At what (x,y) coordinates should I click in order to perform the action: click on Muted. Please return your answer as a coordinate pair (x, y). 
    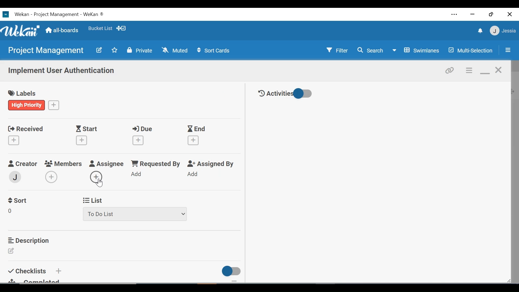
    Looking at the image, I should click on (176, 50).